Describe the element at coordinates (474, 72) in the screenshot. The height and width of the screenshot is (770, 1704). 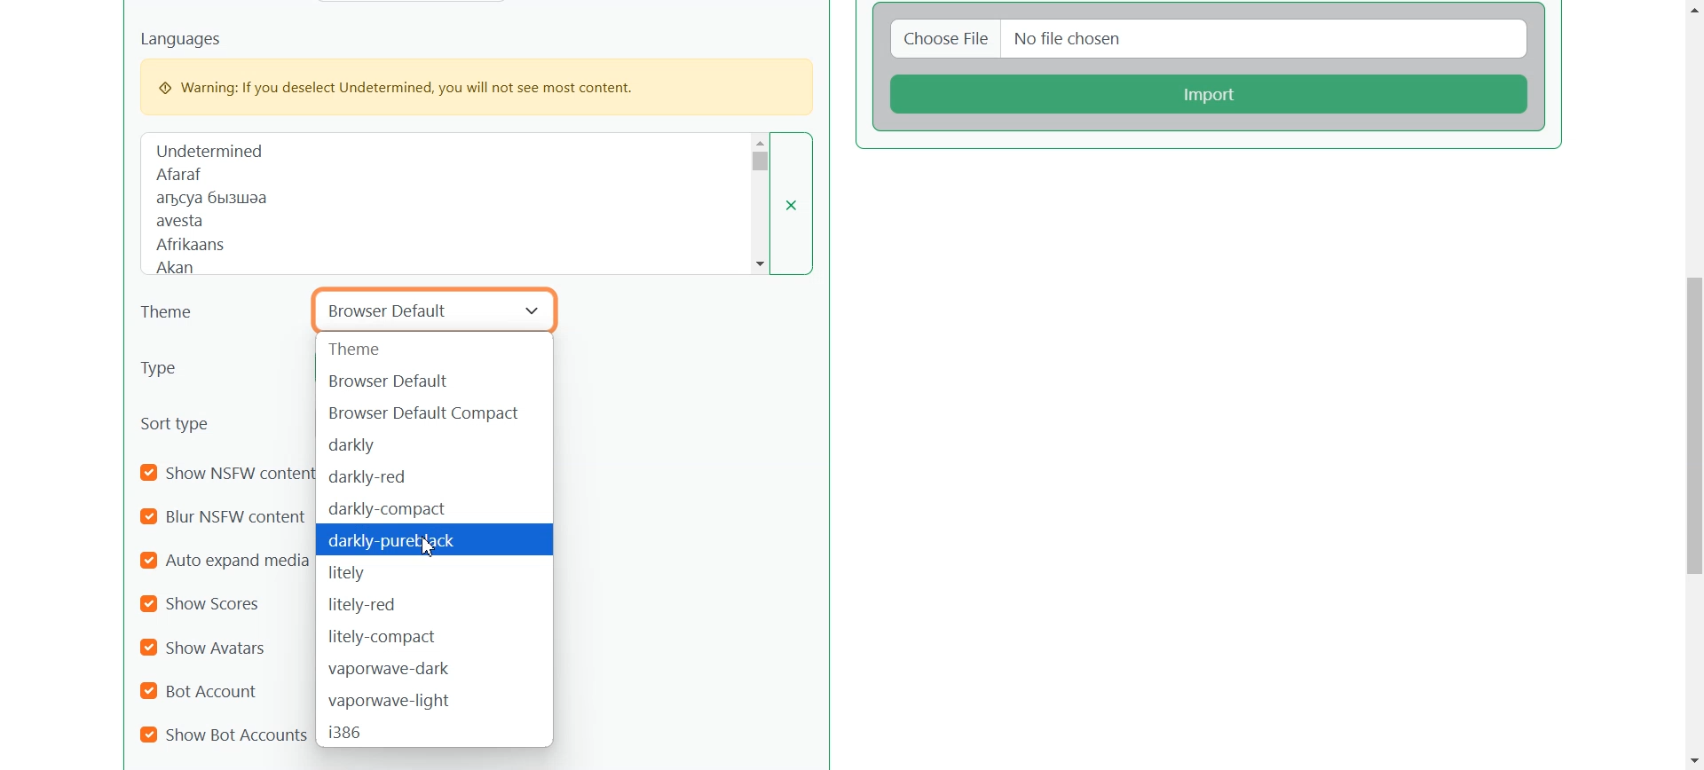
I see `Languages Warning: If you deselect undetermined, you will not see most content.` at that location.